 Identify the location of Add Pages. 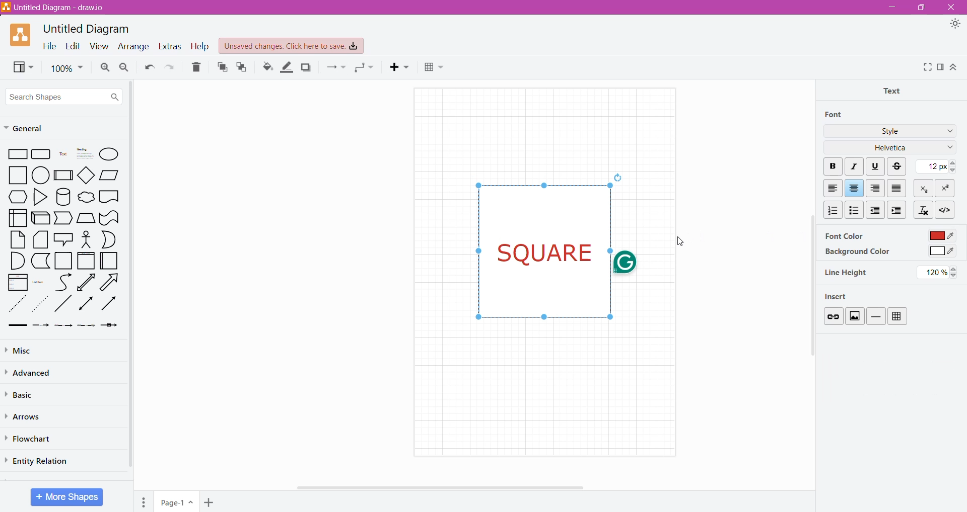
(210, 503).